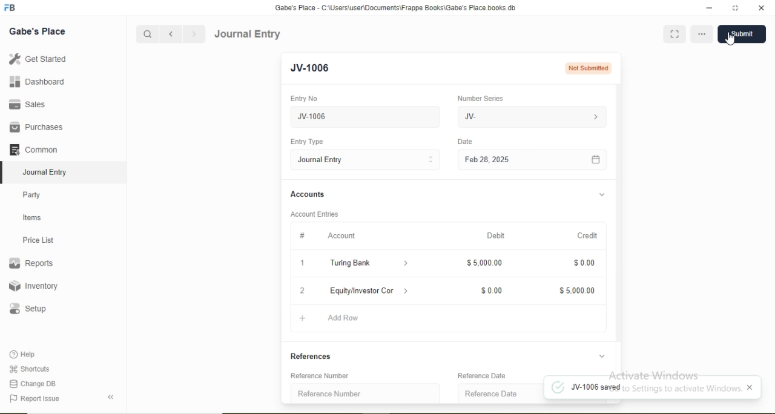 This screenshot has width=775, height=414. Describe the element at coordinates (37, 58) in the screenshot. I see `Get Started` at that location.